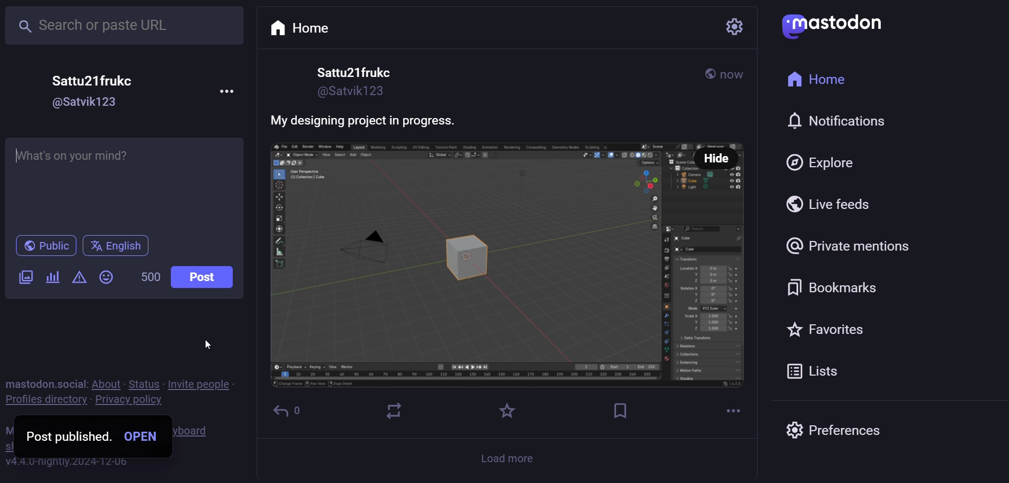 Image resolution: width=1009 pixels, height=483 pixels. I want to click on hide, so click(719, 159).